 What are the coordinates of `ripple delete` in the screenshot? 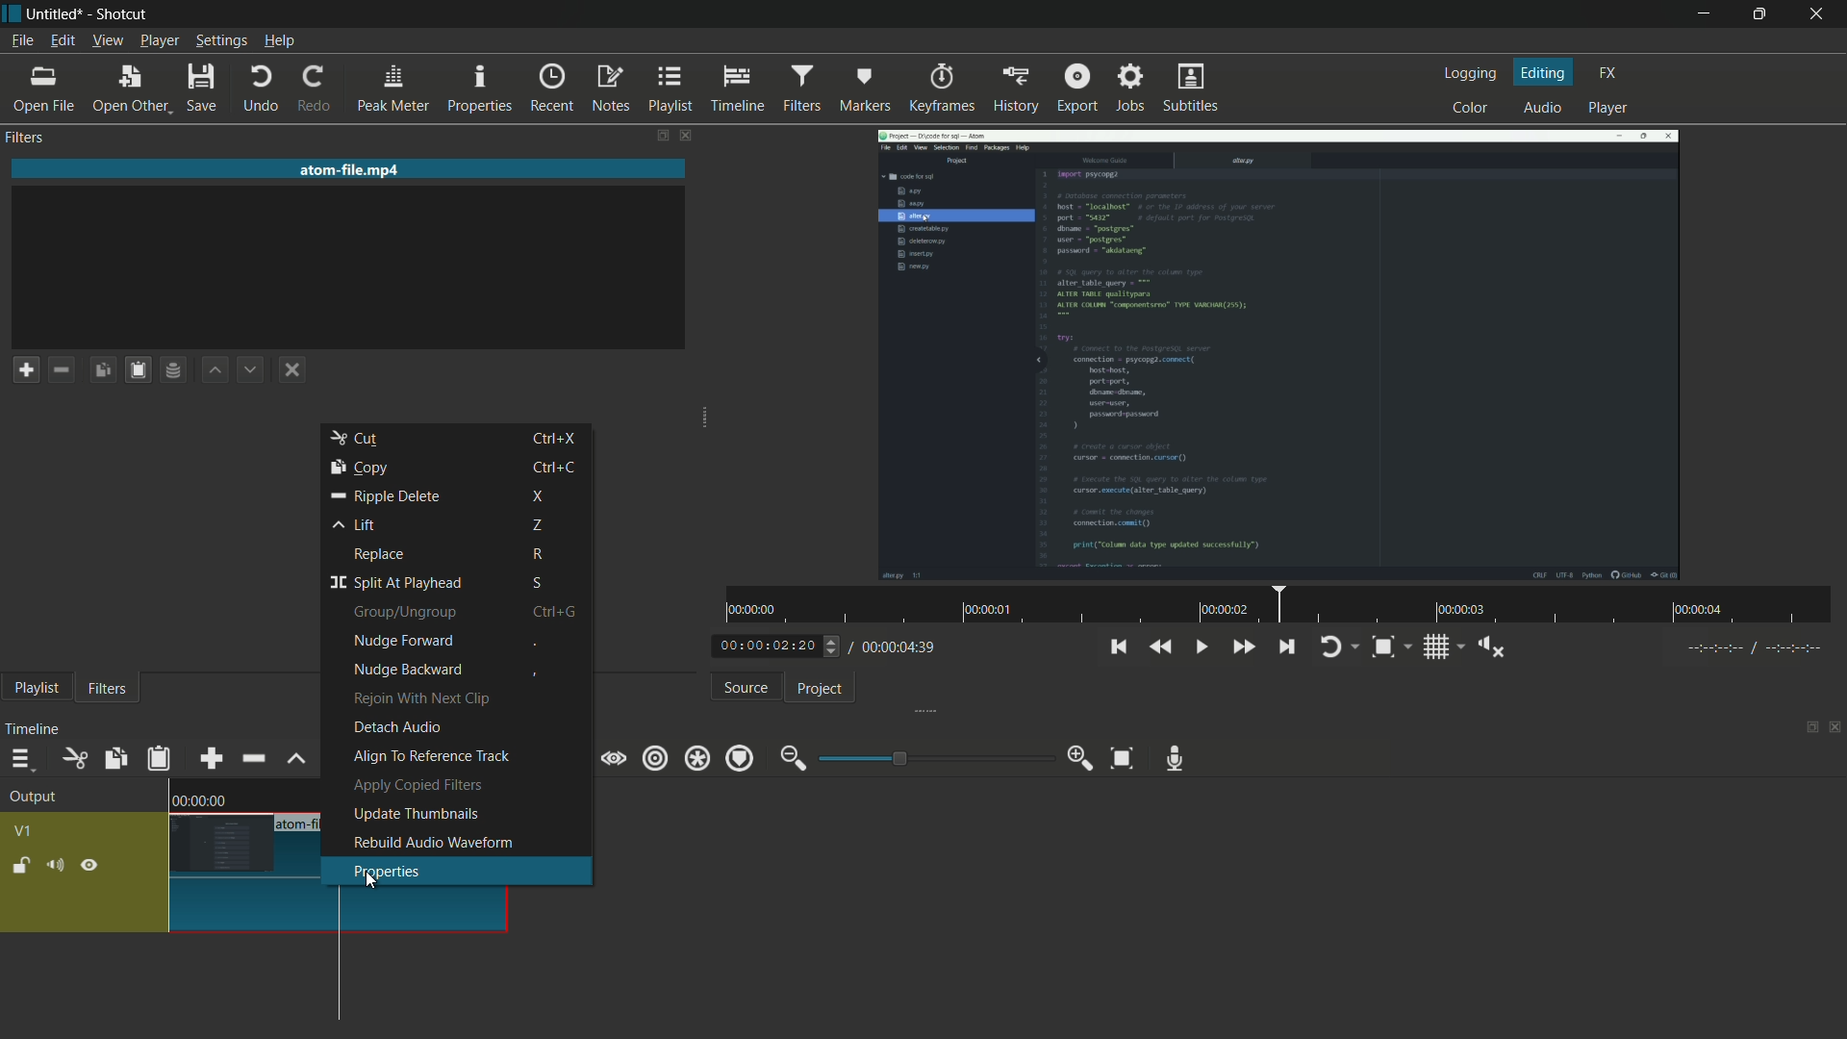 It's located at (384, 496).